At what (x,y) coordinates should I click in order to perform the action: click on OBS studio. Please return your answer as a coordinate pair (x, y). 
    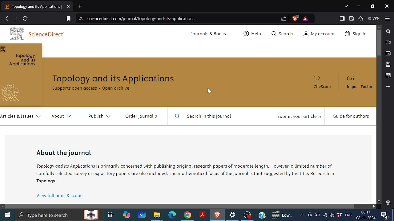
    Looking at the image, I should click on (248, 215).